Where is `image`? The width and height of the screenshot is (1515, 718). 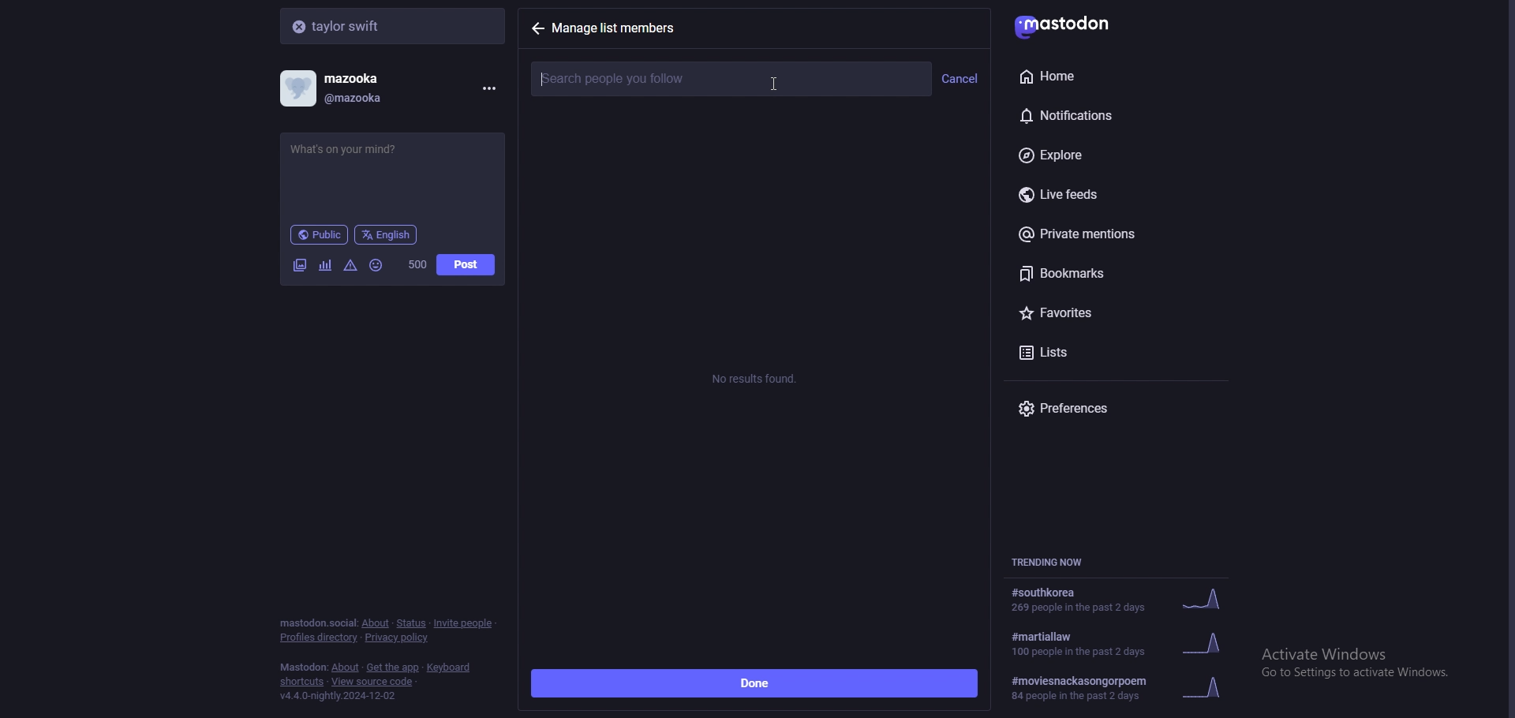 image is located at coordinates (299, 265).